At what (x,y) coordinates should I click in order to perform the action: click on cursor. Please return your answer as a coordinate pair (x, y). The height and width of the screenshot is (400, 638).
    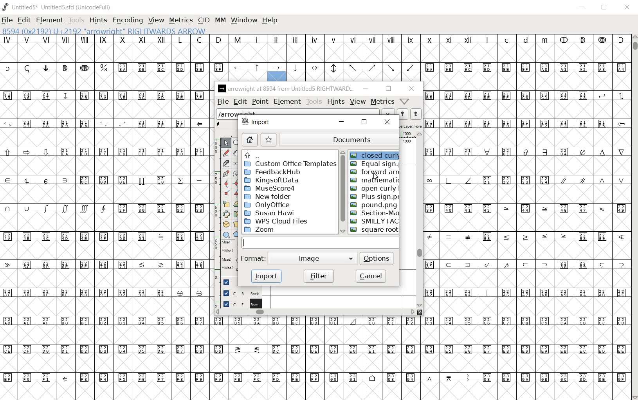
    Looking at the image, I should click on (374, 176).